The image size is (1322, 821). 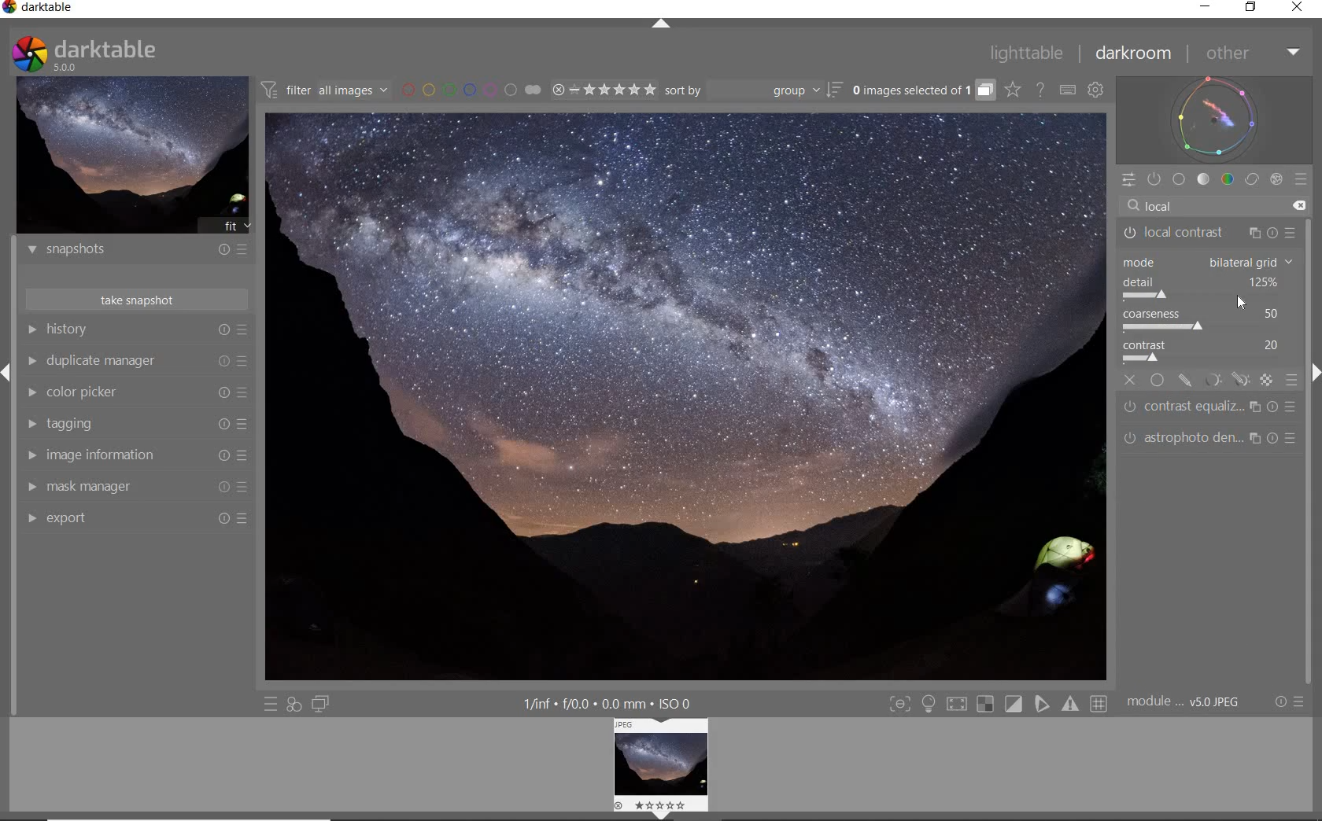 I want to click on presets and preferences, so click(x=243, y=330).